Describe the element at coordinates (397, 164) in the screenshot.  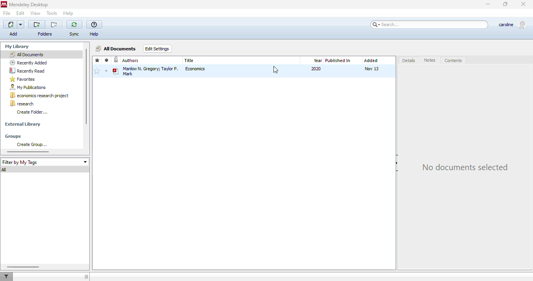
I see `hide document details` at that location.